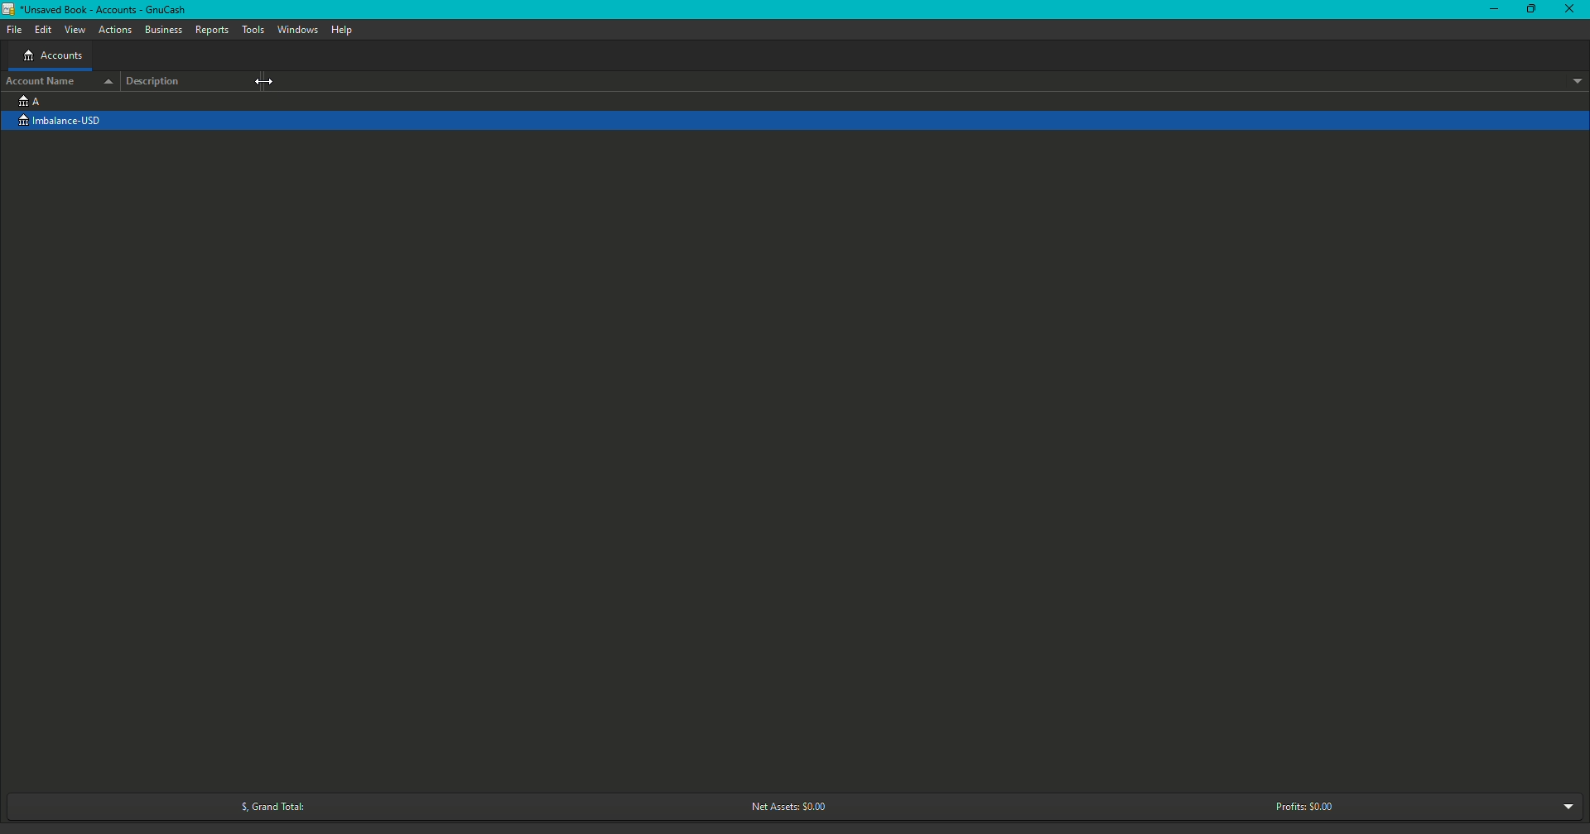 This screenshot has width=1590, height=834. Describe the element at coordinates (267, 83) in the screenshot. I see `Cursor` at that location.